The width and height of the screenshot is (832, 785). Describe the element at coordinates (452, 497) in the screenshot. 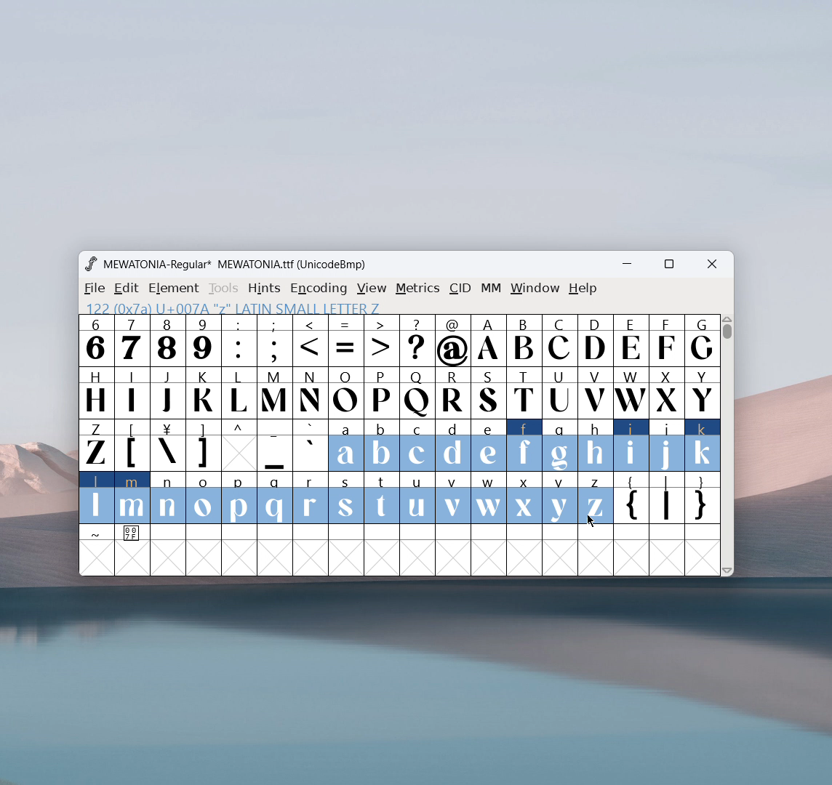

I see `v` at that location.